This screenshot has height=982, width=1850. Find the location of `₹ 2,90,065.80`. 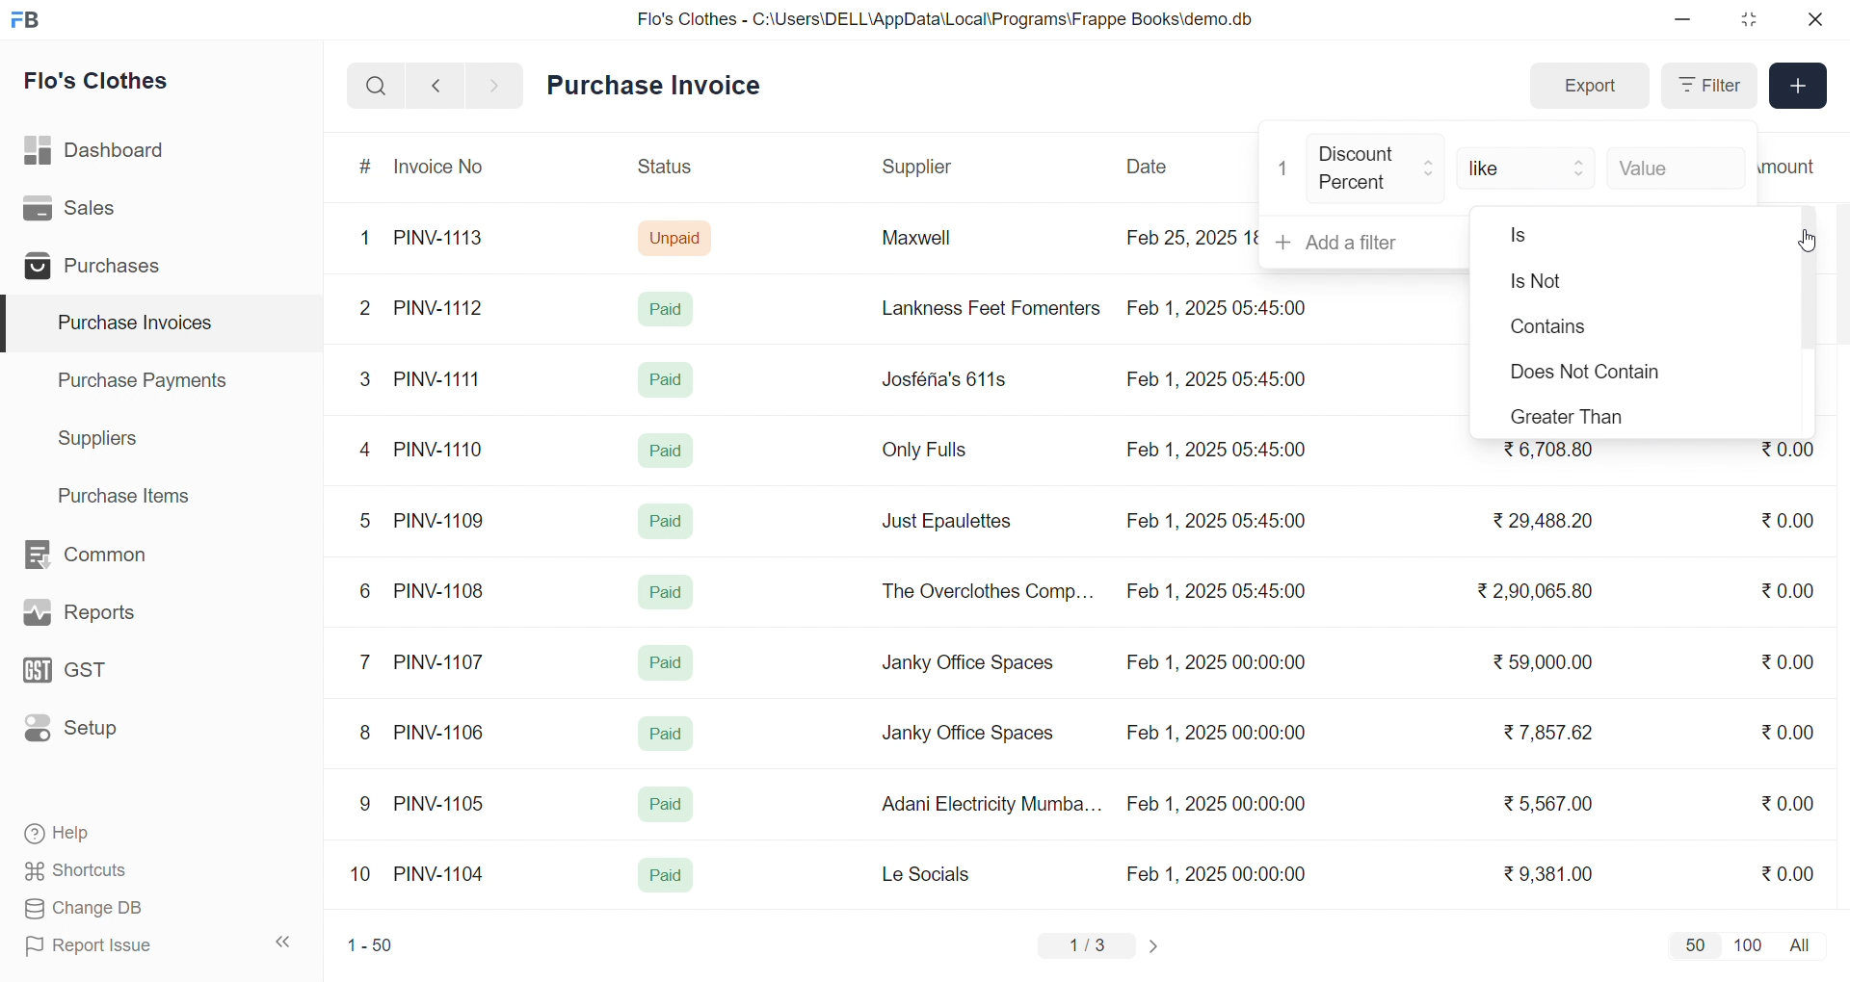

₹ 2,90,065.80 is located at coordinates (1537, 592).